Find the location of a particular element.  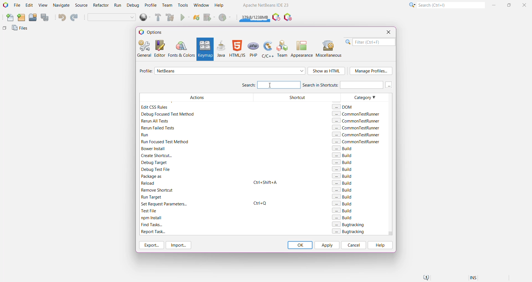

Miscellaneous is located at coordinates (329, 49).